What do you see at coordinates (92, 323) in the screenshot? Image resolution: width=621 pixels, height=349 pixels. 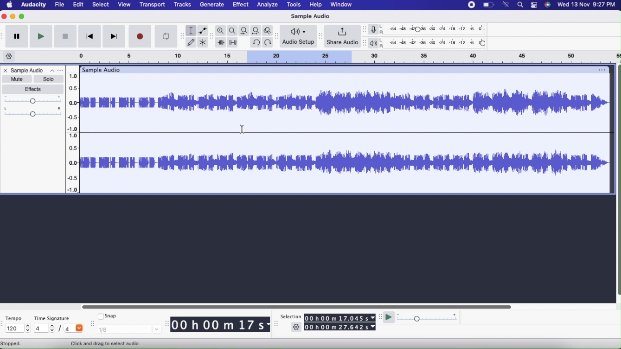 I see `move toolbar` at bounding box center [92, 323].